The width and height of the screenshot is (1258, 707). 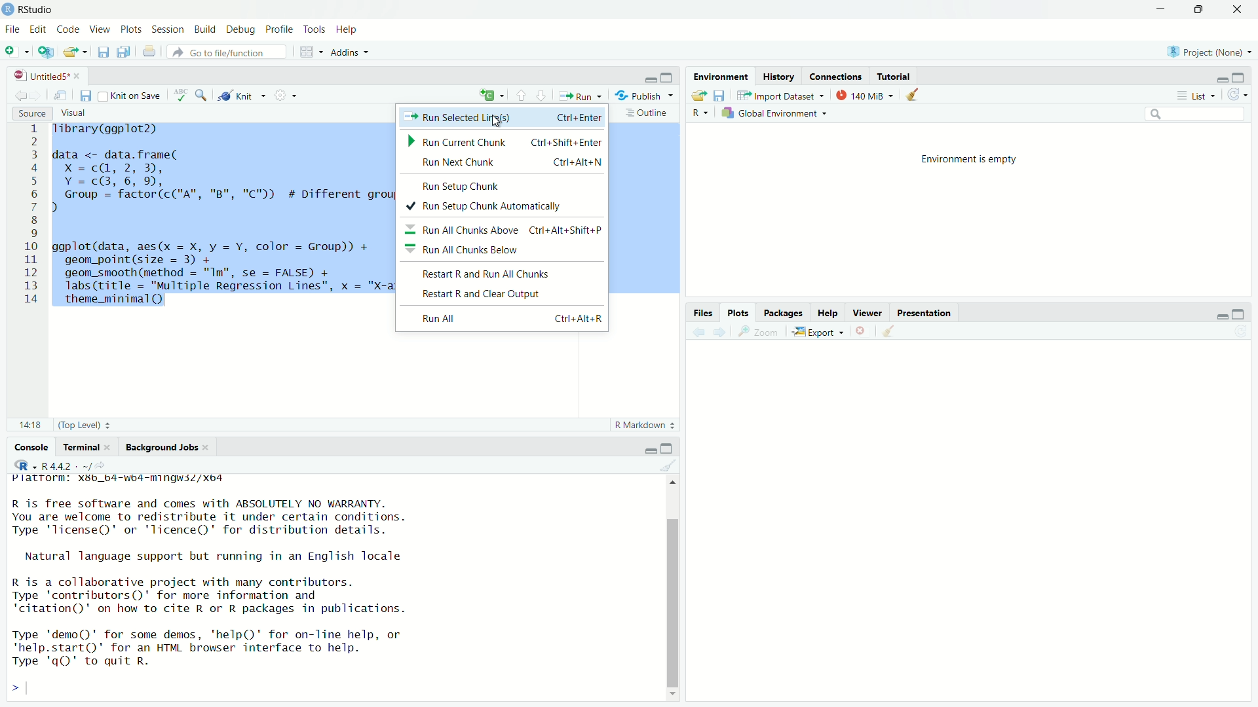 I want to click on files, so click(x=86, y=96).